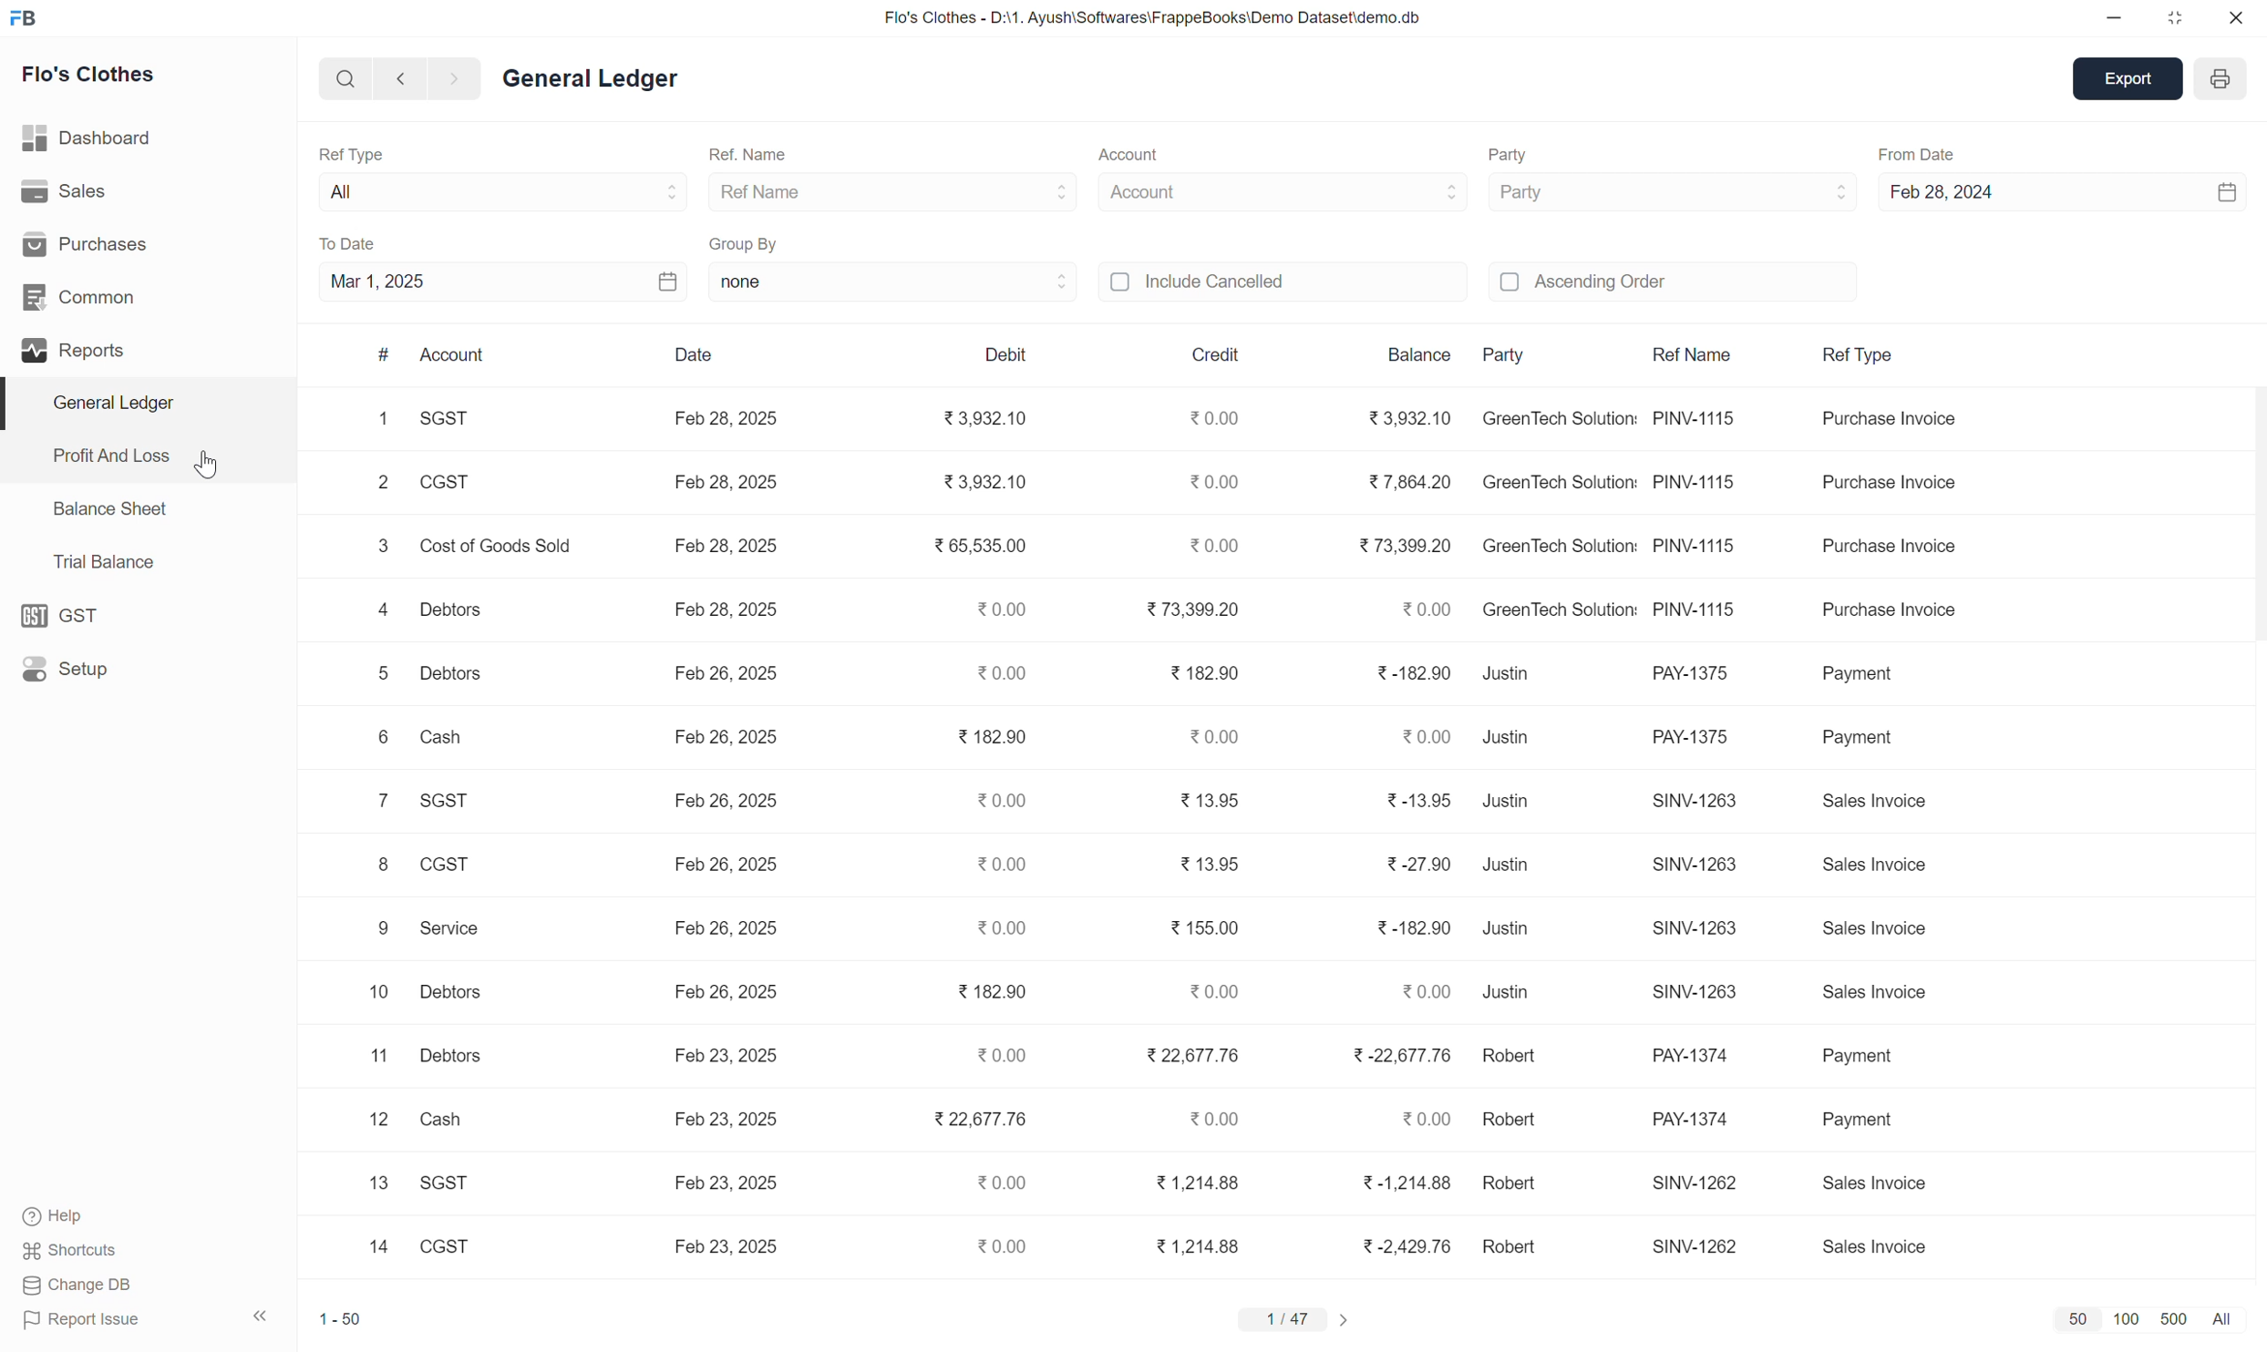  What do you see at coordinates (728, 737) in the screenshot?
I see `Feb 26, 2025` at bounding box center [728, 737].